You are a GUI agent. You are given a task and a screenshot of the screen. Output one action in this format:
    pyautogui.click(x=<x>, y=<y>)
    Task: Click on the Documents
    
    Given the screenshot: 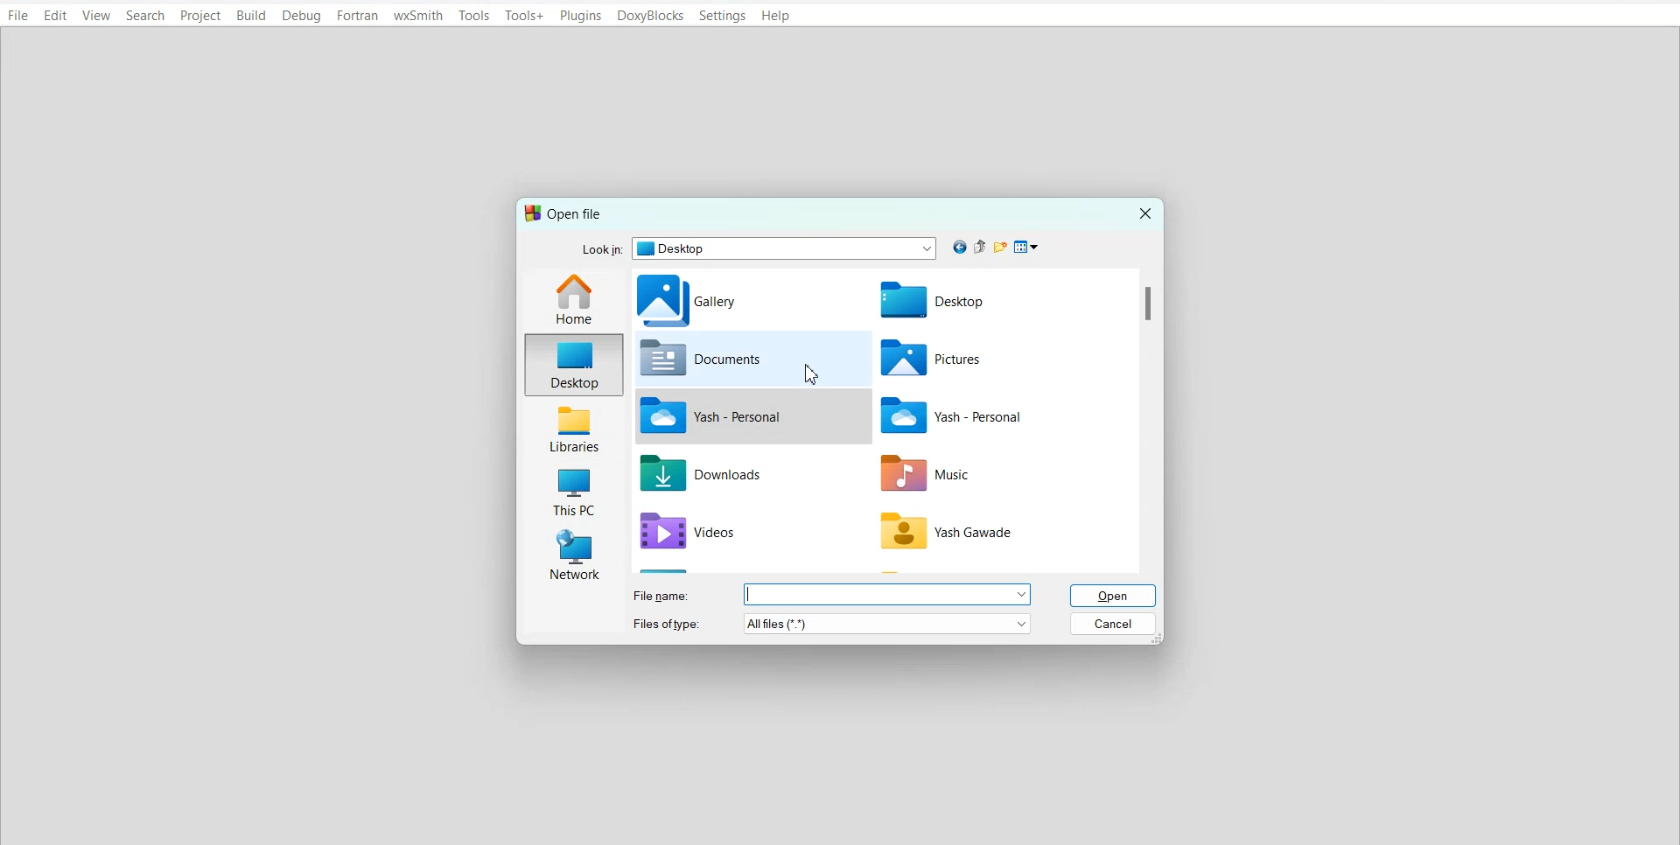 What is the action you would take?
    pyautogui.click(x=747, y=358)
    